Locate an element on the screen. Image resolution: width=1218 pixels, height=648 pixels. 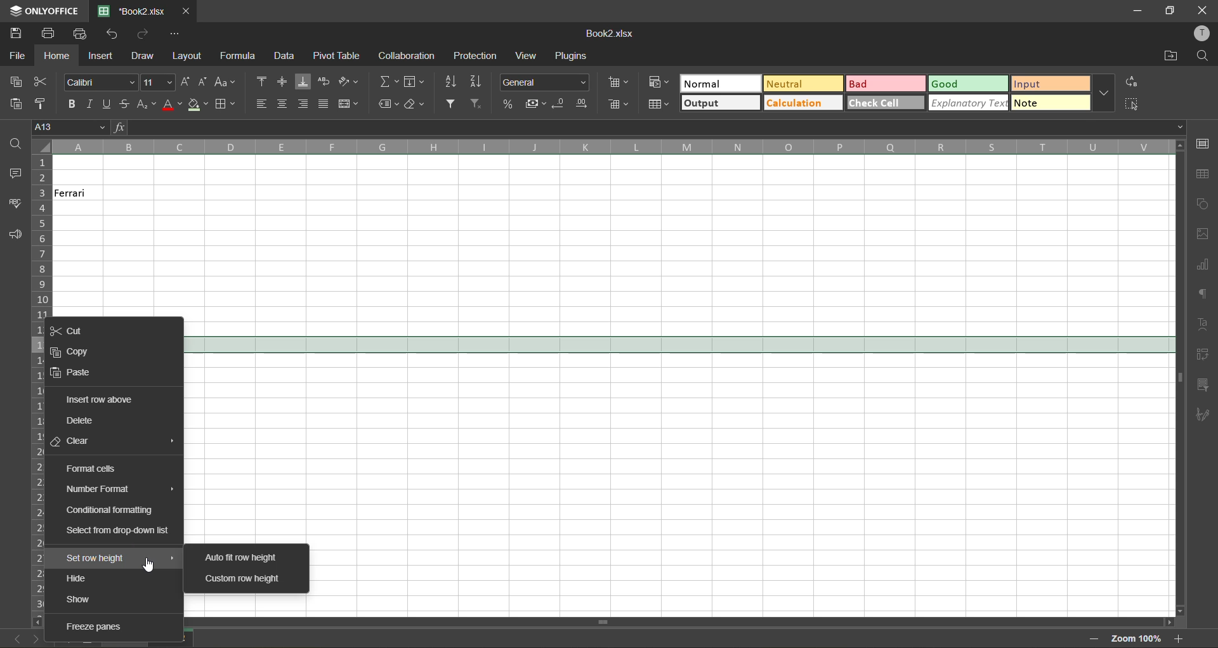
zoom in is located at coordinates (1181, 640).